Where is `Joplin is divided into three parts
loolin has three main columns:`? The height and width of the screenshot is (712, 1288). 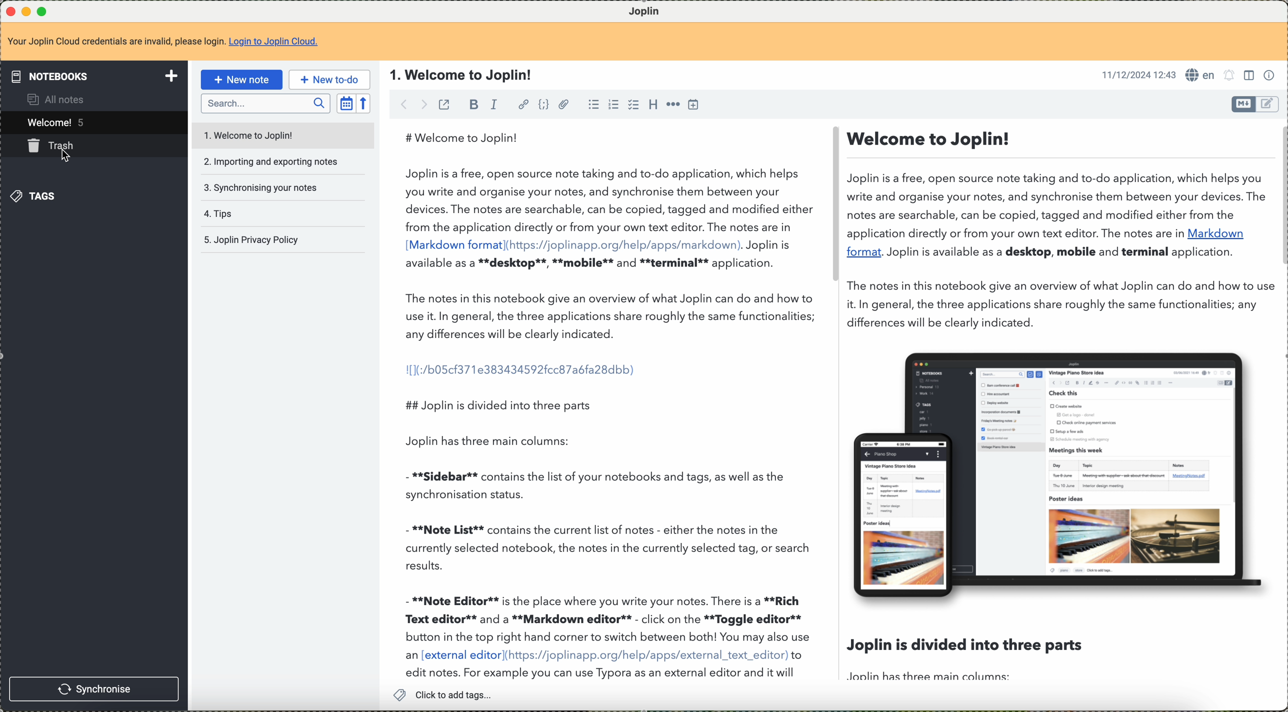 Joplin is divided into three parts
loolin has three main columns: is located at coordinates (975, 661).